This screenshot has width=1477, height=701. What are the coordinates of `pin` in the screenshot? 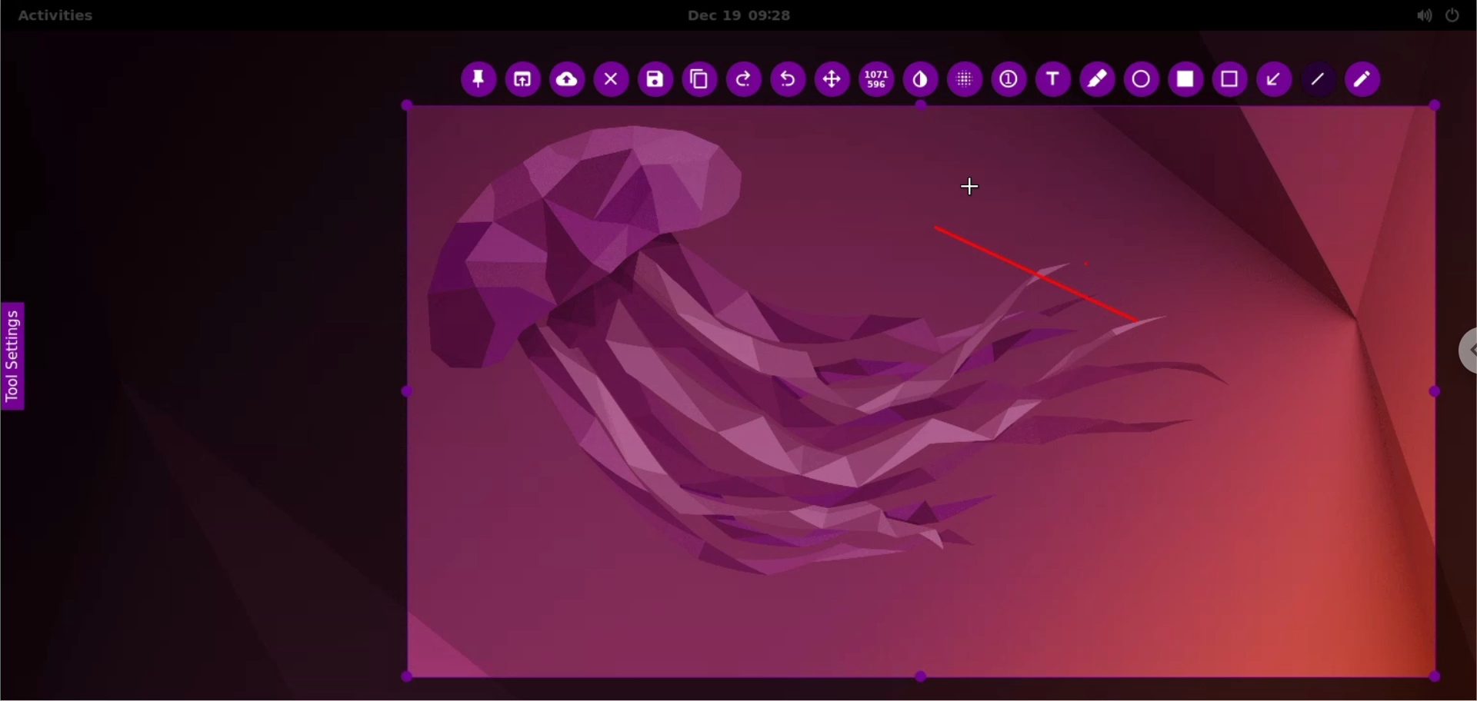 It's located at (479, 81).